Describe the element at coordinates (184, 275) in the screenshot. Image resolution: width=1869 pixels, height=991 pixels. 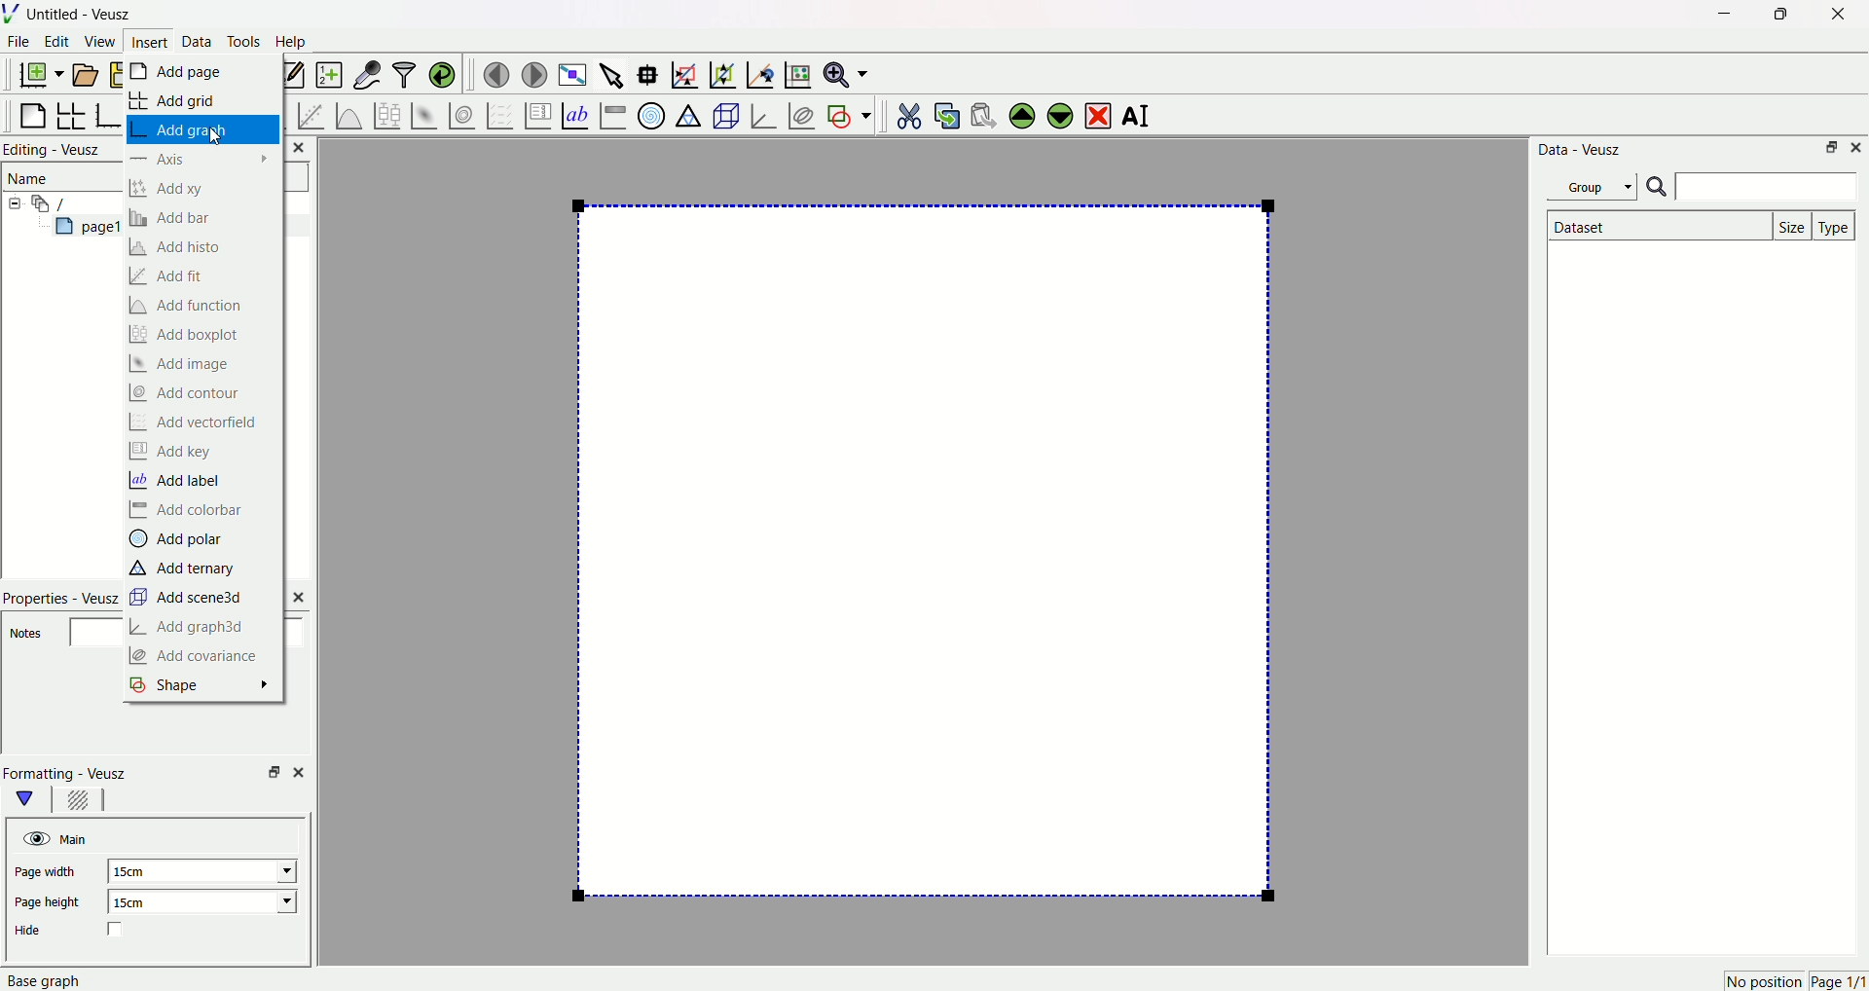
I see `Add fit` at that location.